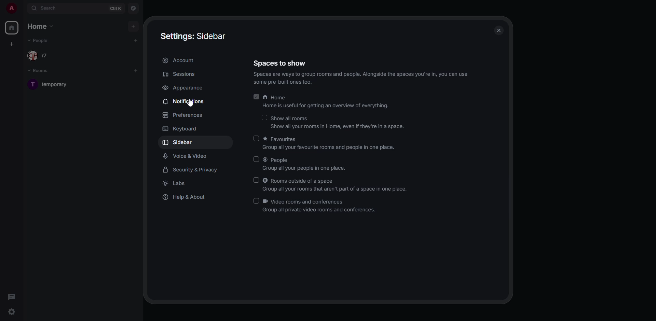 This screenshot has width=656, height=321. I want to click on keyboard, so click(181, 129).